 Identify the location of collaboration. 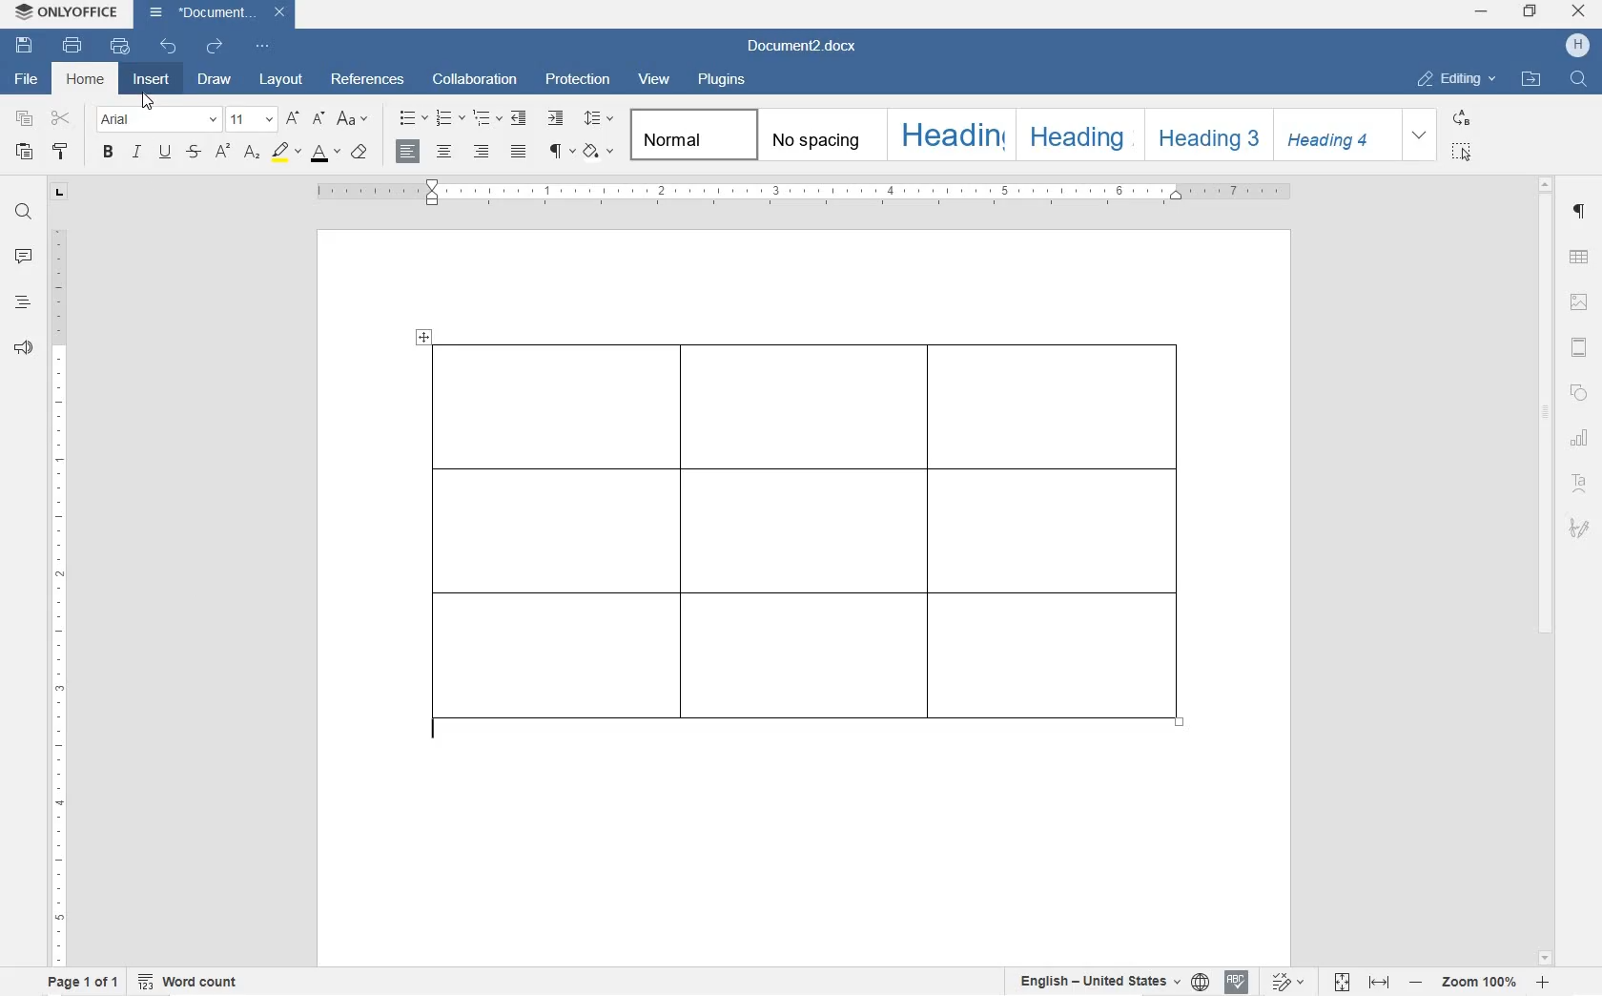
(475, 80).